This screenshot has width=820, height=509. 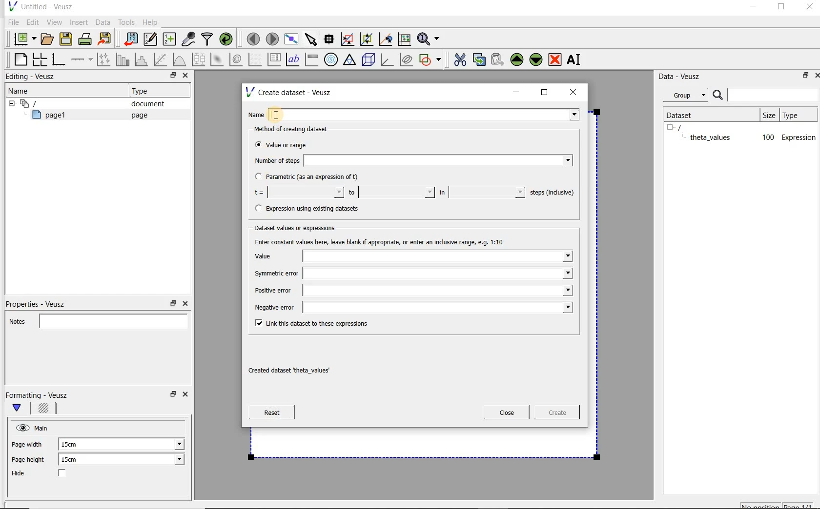 I want to click on Edit and enter new datasets, so click(x=151, y=39).